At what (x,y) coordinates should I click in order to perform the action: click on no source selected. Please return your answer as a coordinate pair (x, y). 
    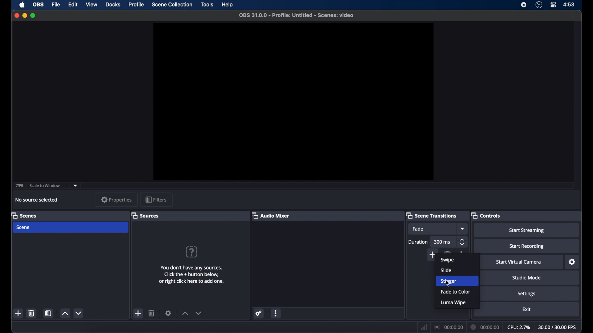
    Looking at the image, I should click on (36, 199).